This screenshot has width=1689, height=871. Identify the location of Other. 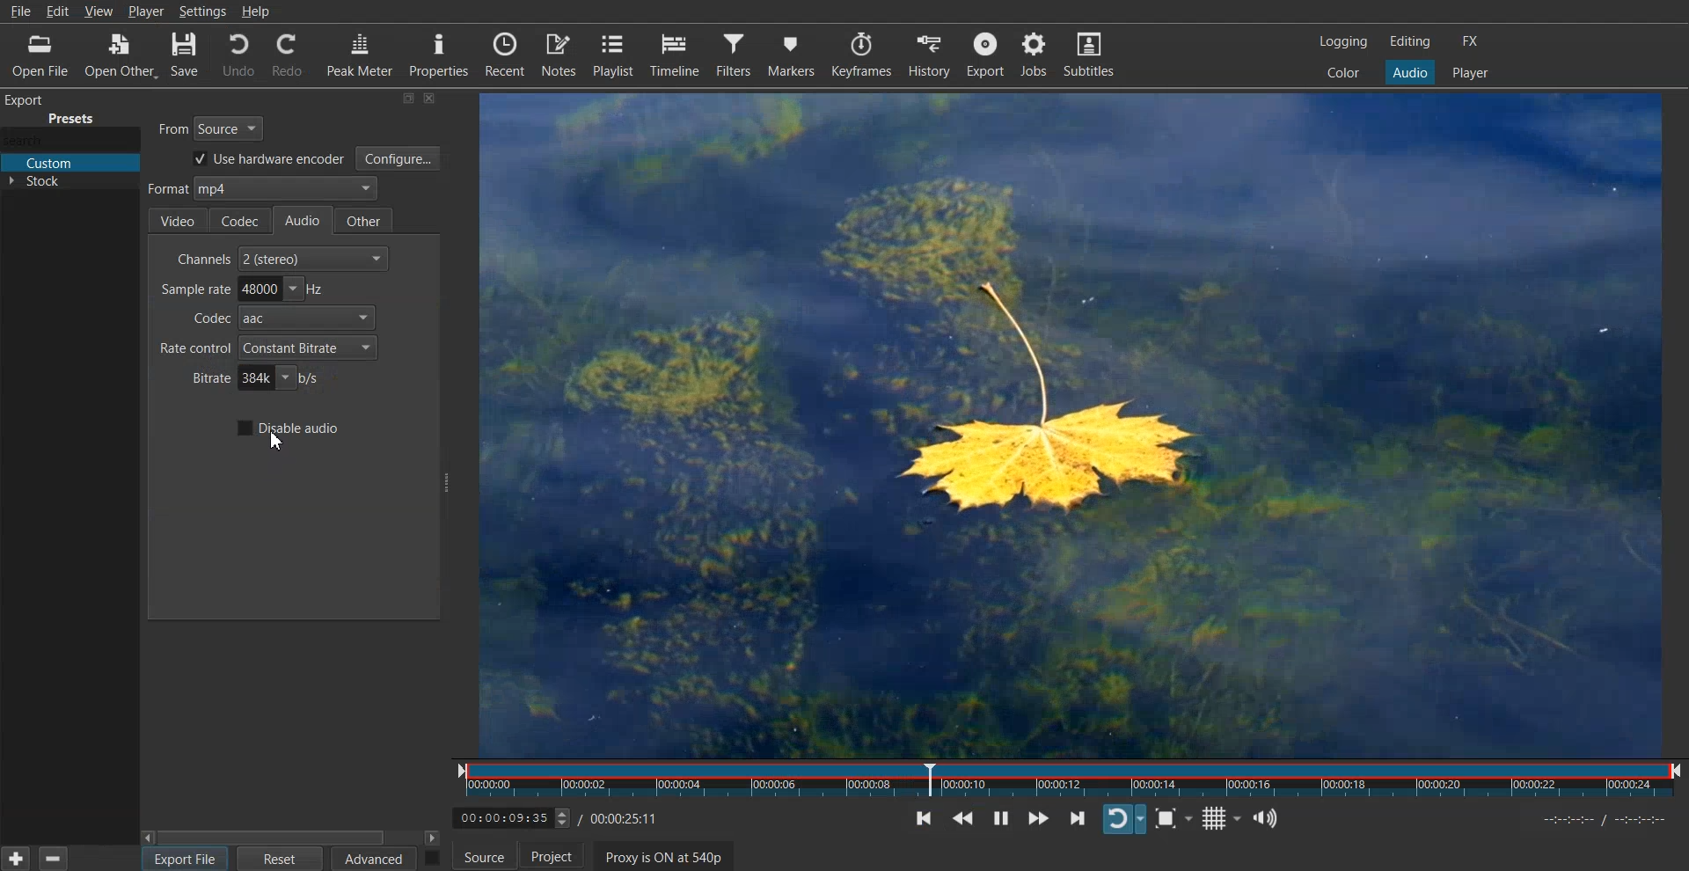
(367, 220).